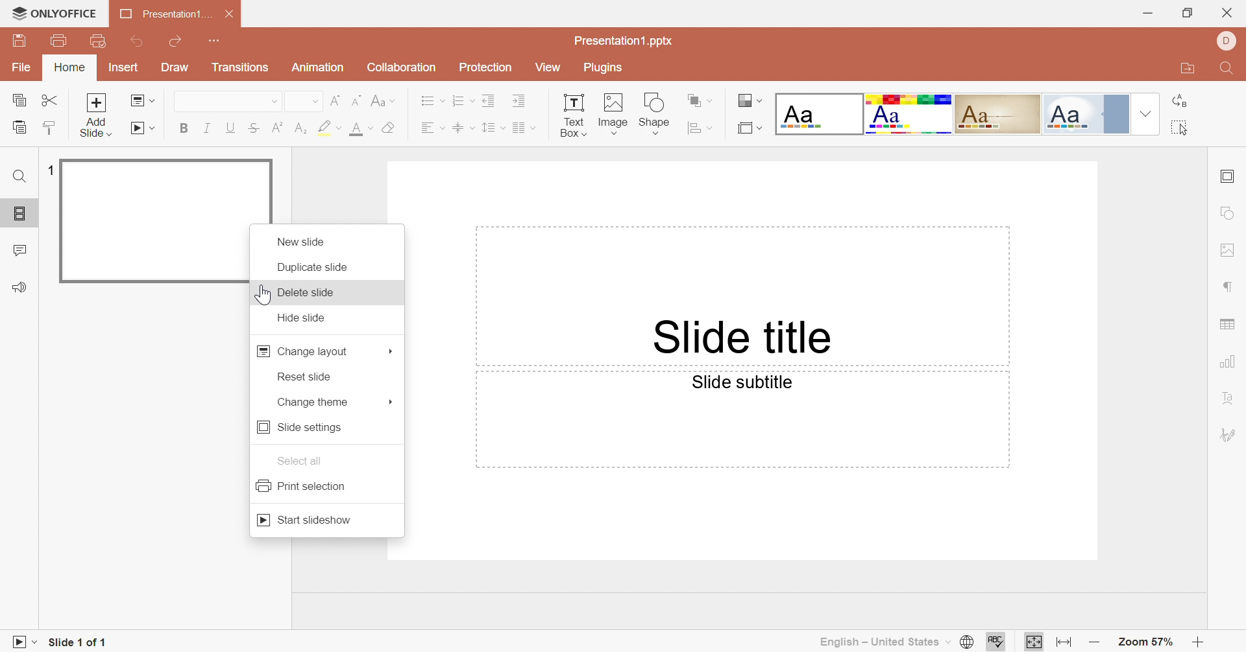 The height and width of the screenshot is (652, 1246). I want to click on Chart settings, so click(1229, 362).